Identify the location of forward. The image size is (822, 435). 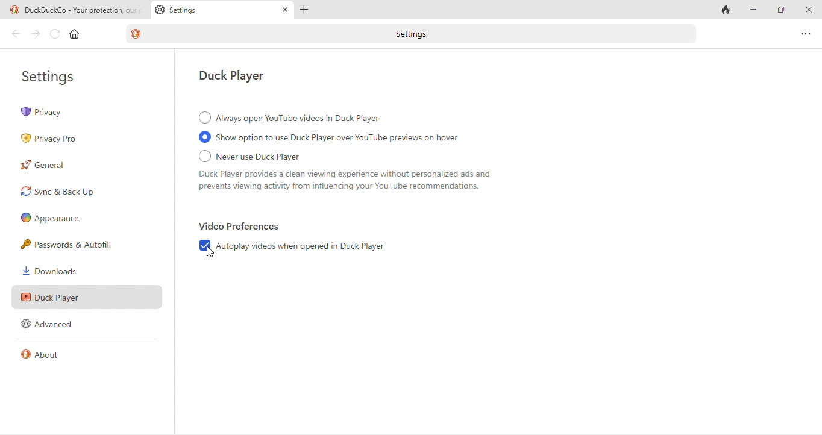
(37, 35).